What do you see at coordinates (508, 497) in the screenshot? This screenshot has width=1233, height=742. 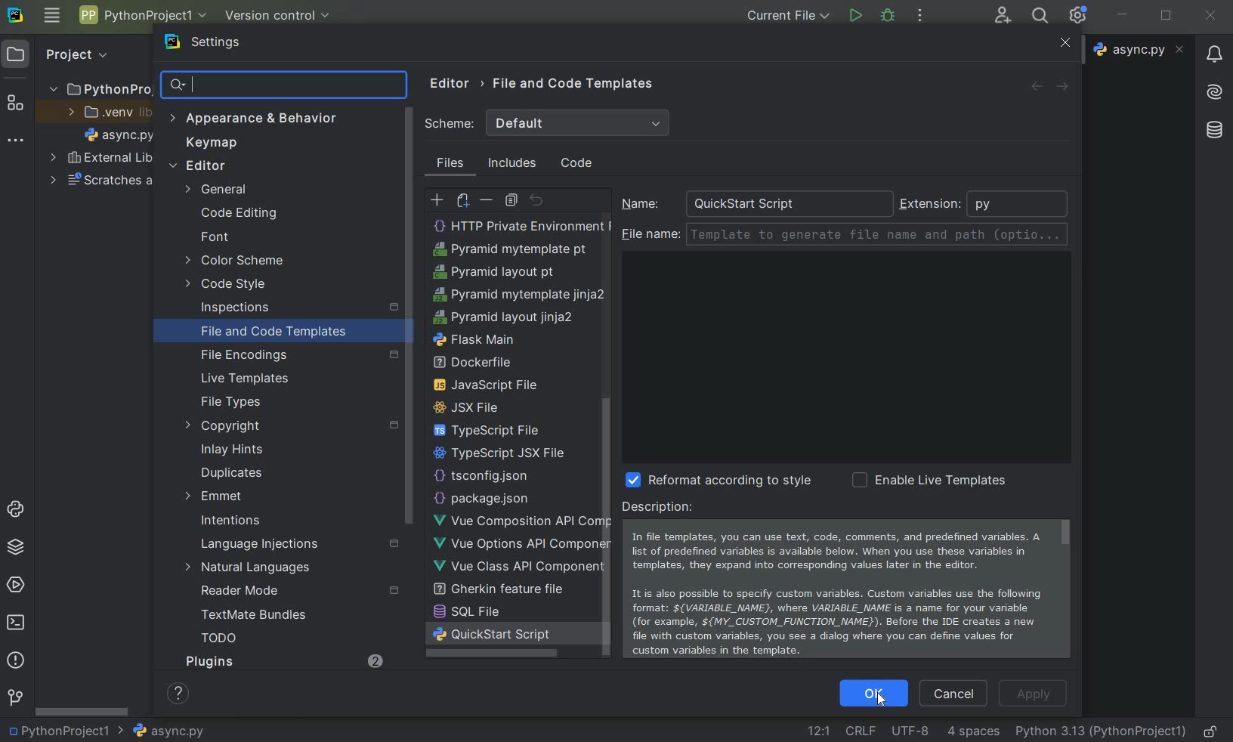 I see `HTTP Request scratch` at bounding box center [508, 497].